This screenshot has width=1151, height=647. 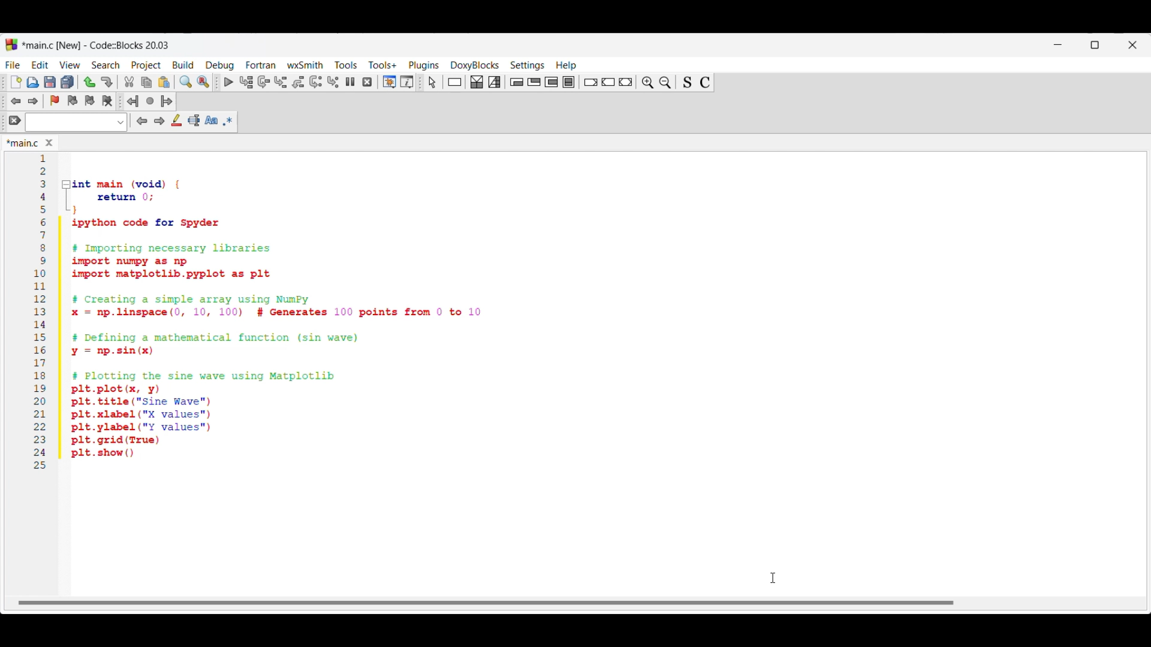 What do you see at coordinates (432, 82) in the screenshot?
I see `Select` at bounding box center [432, 82].